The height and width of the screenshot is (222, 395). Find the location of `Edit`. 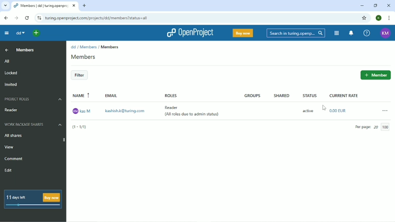

Edit is located at coordinates (9, 171).